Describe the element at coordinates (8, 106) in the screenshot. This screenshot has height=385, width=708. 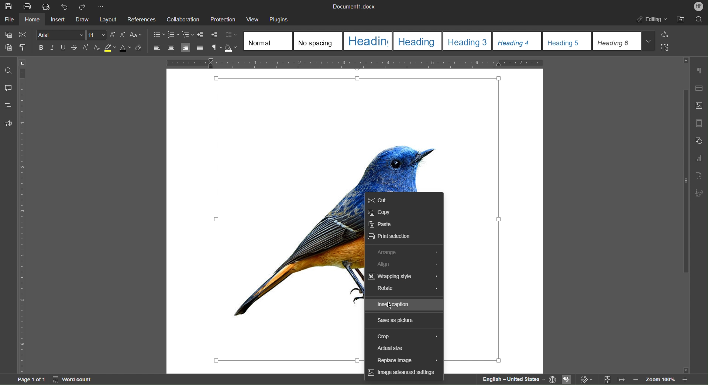
I see `Headings` at that location.